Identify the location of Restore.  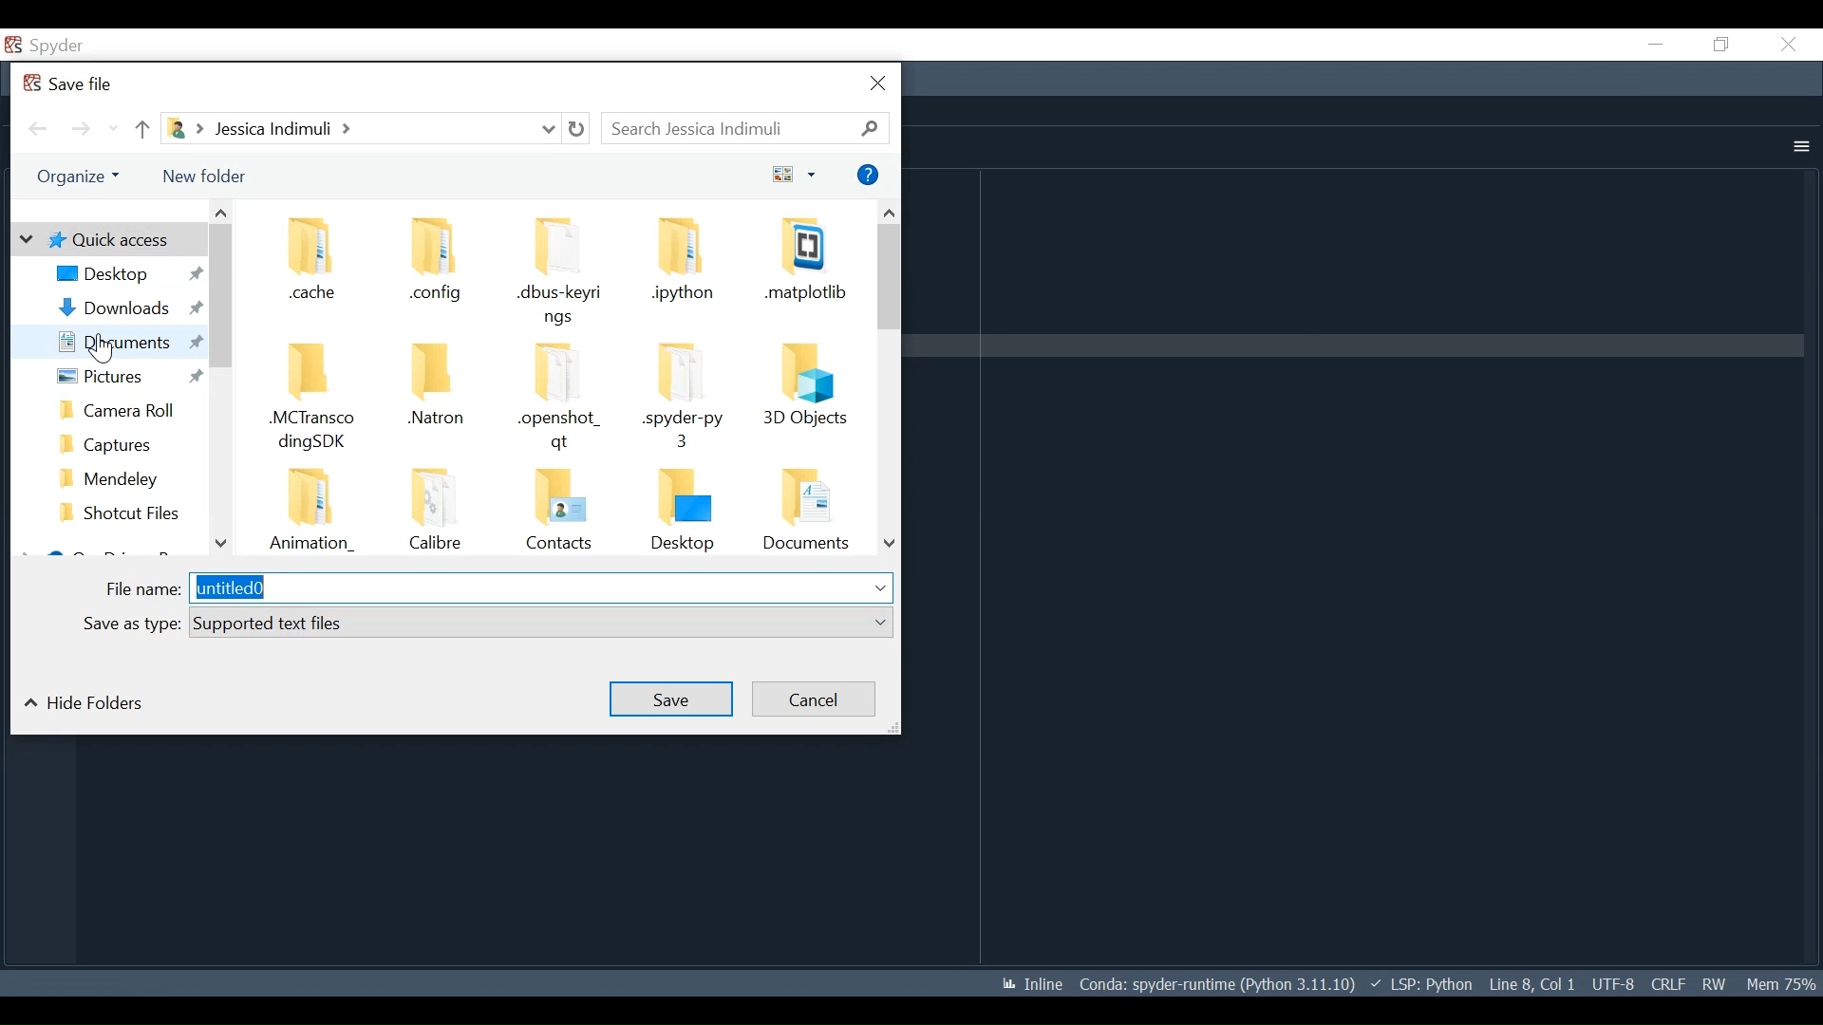
(1720, 45).